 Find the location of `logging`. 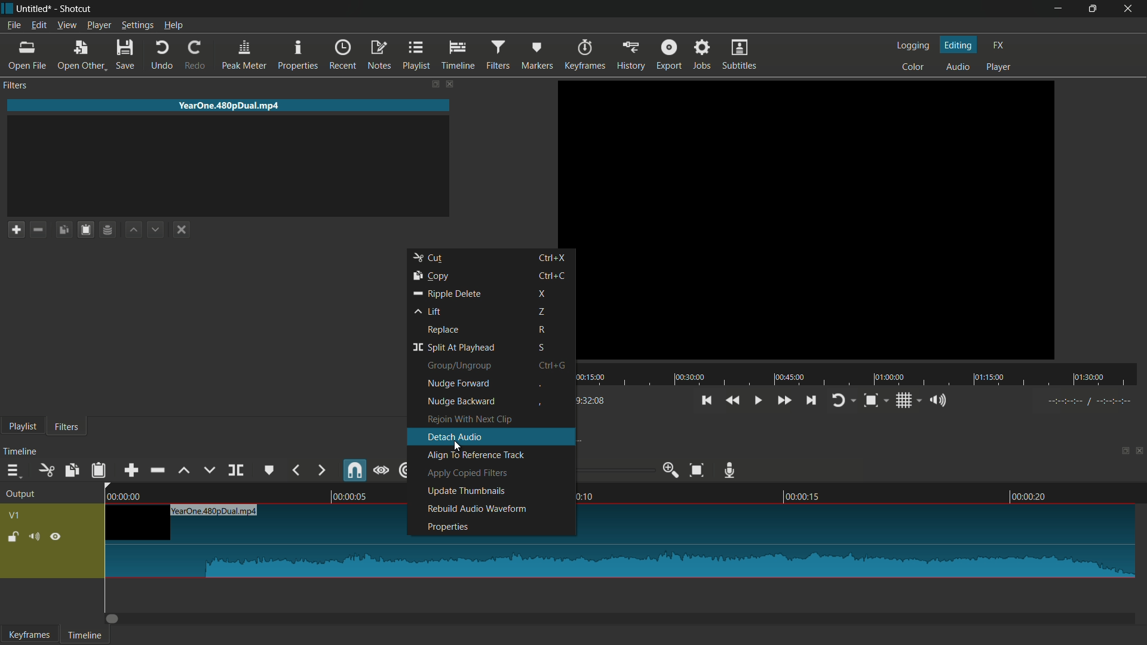

logging is located at coordinates (911, 46).